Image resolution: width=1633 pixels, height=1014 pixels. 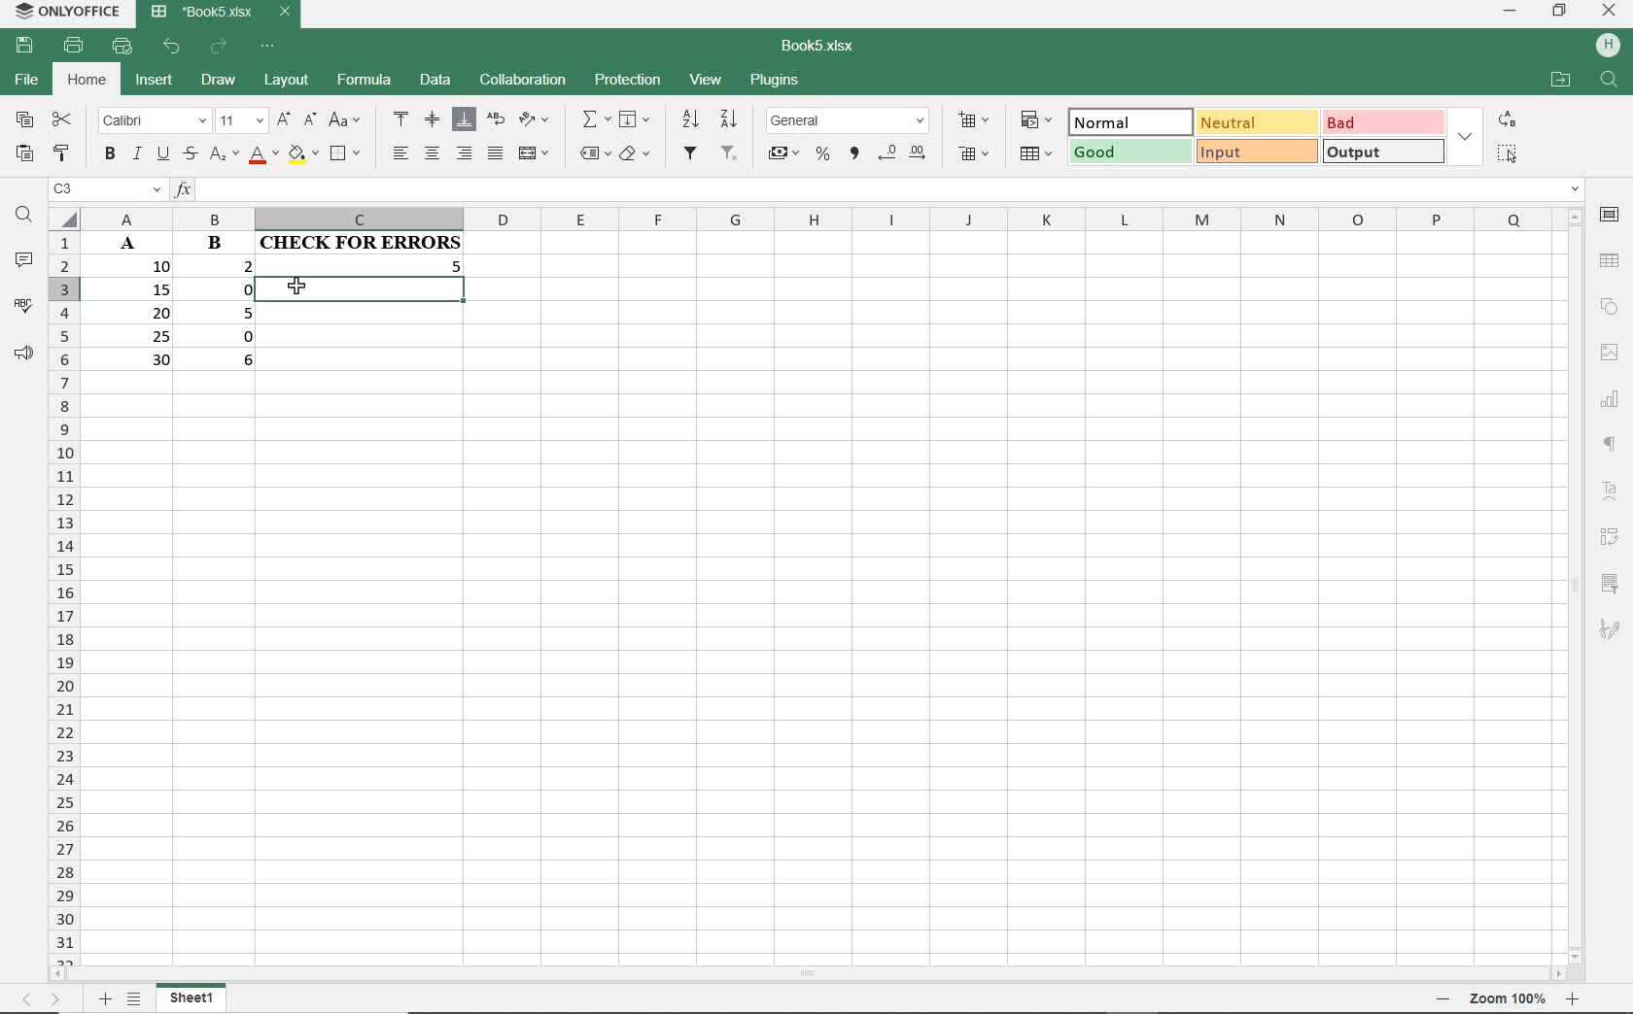 I want to click on PERCENT STYLE, so click(x=824, y=154).